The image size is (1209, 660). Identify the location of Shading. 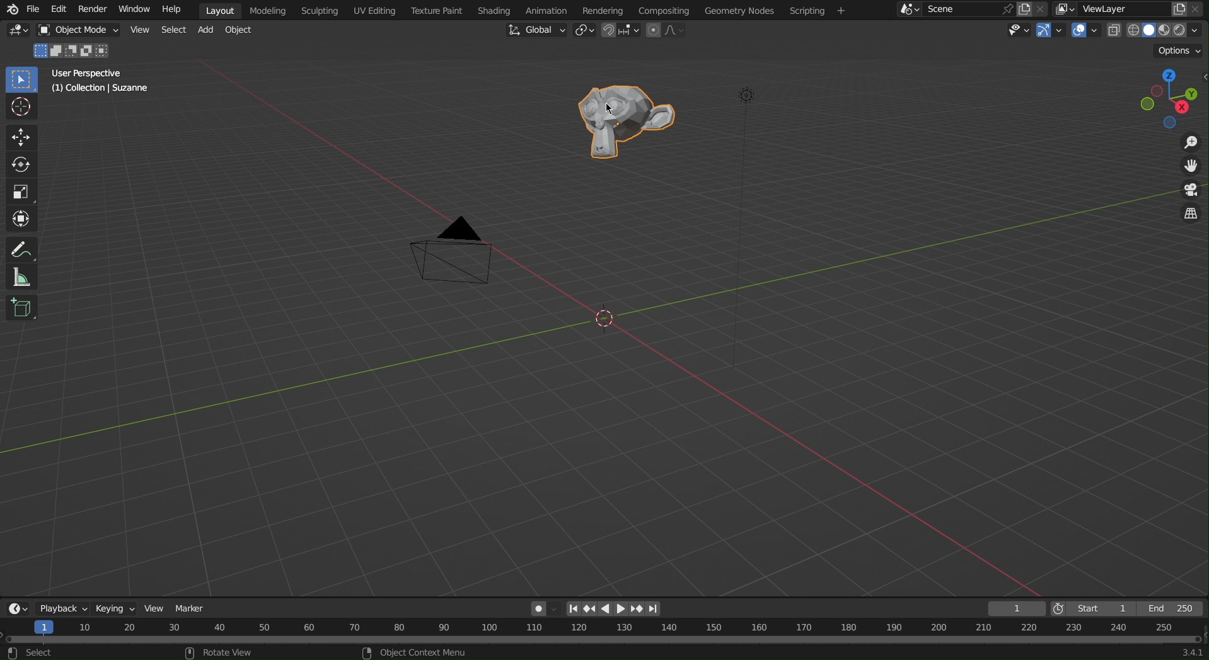
(495, 10).